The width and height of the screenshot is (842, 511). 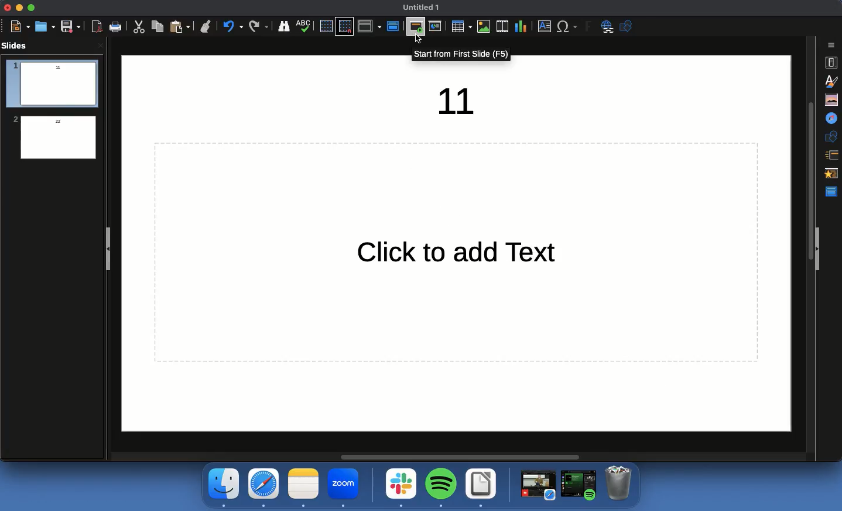 I want to click on Audio video, so click(x=503, y=26).